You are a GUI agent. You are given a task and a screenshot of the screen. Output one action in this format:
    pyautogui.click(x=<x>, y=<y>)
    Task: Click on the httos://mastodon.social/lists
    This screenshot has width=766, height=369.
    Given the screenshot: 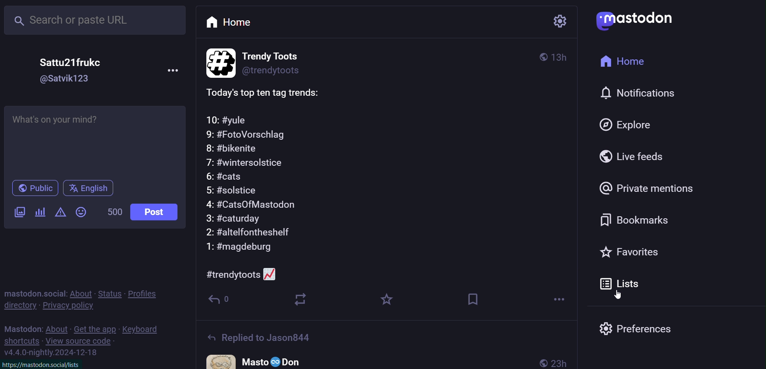 What is the action you would take?
    pyautogui.click(x=51, y=363)
    